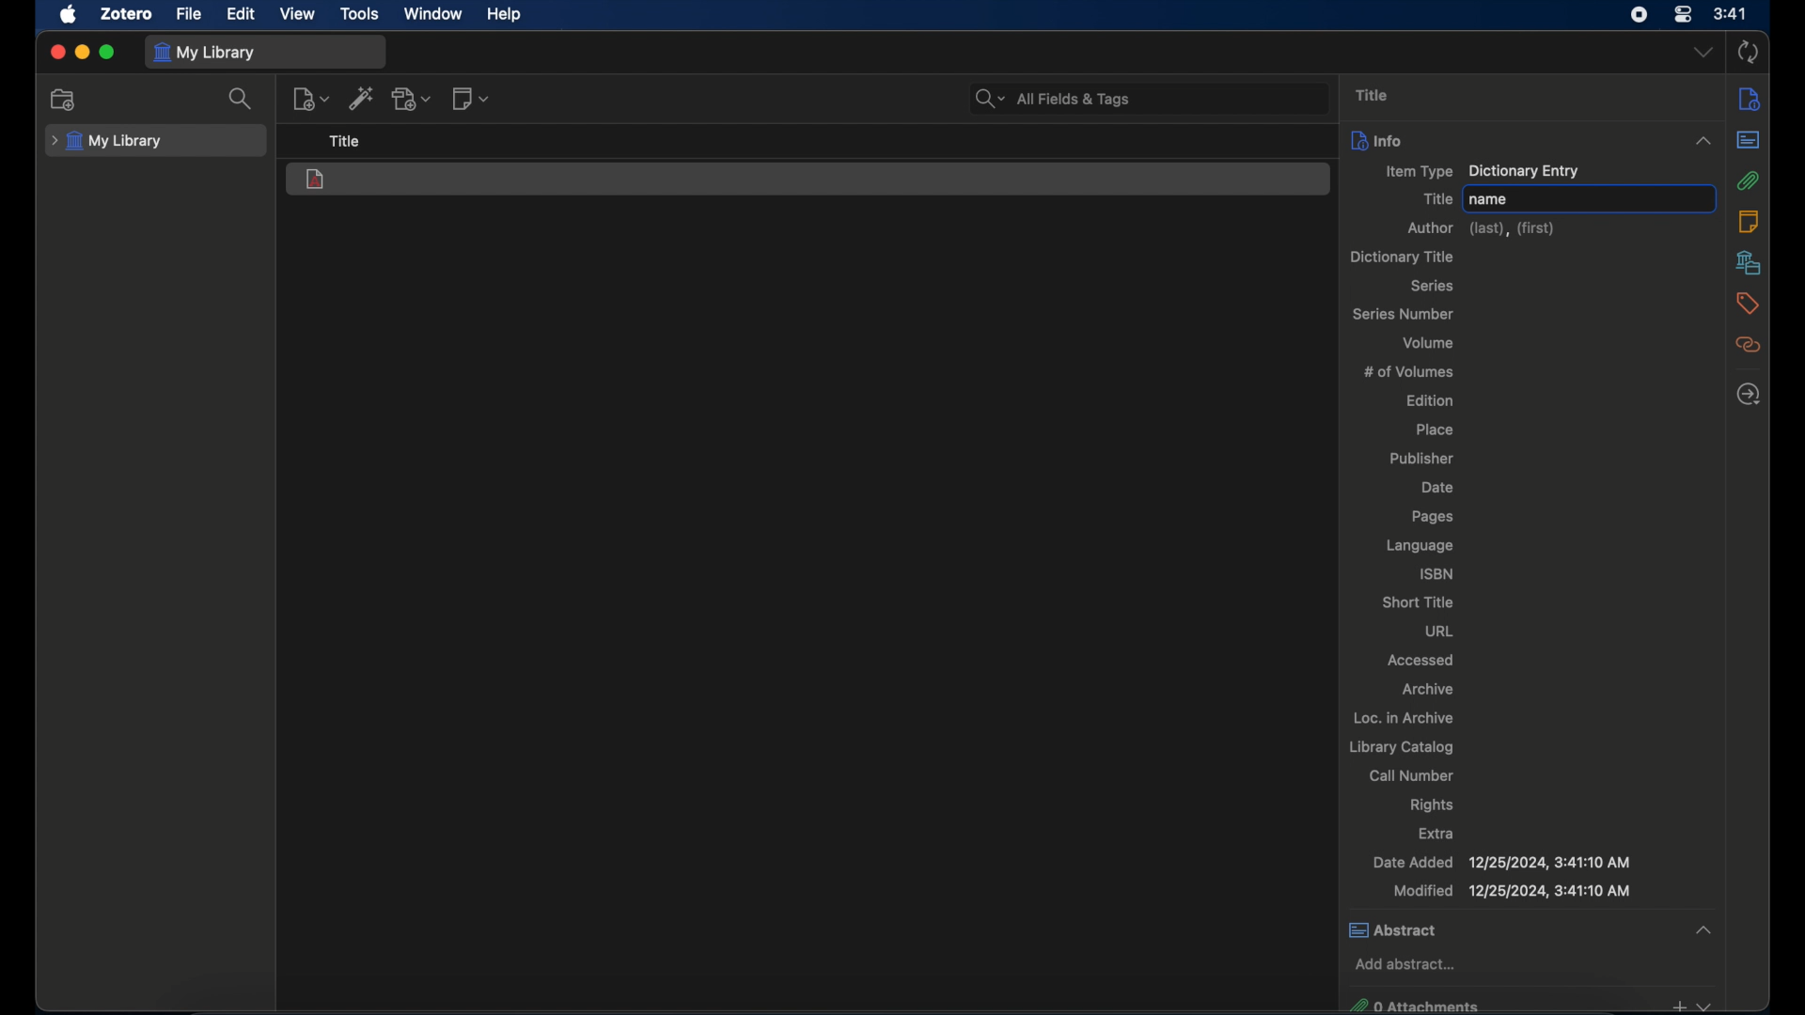  I want to click on info, so click(1376, 139).